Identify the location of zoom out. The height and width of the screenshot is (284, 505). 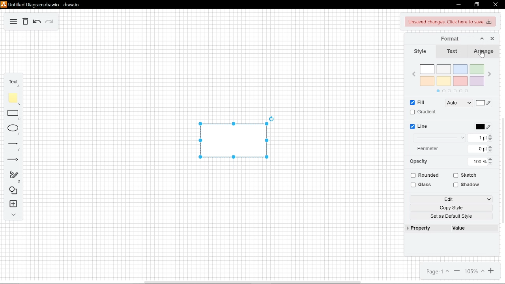
(457, 270).